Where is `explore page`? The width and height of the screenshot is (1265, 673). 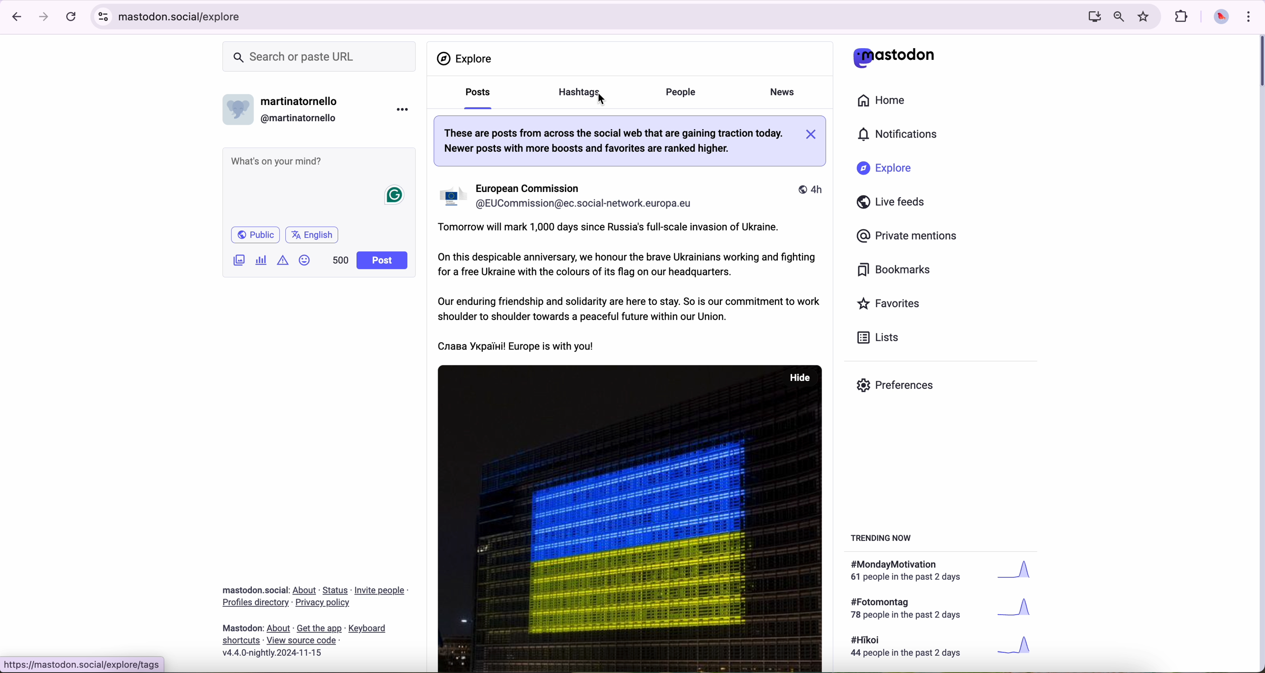 explore page is located at coordinates (467, 59).